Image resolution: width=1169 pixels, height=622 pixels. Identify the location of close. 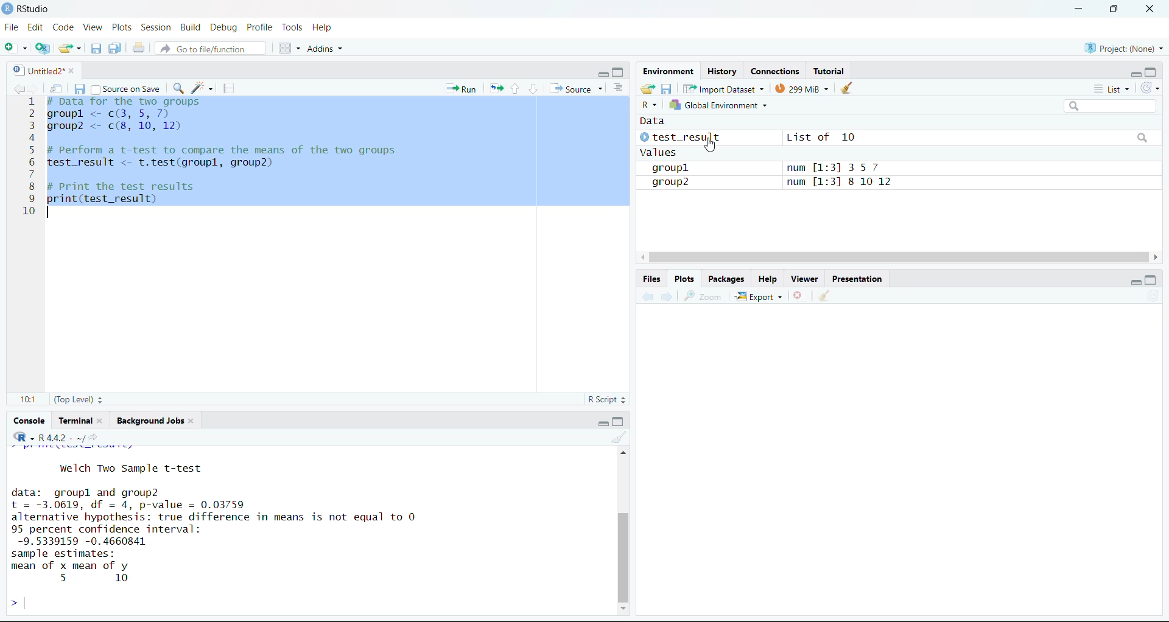
(1150, 9).